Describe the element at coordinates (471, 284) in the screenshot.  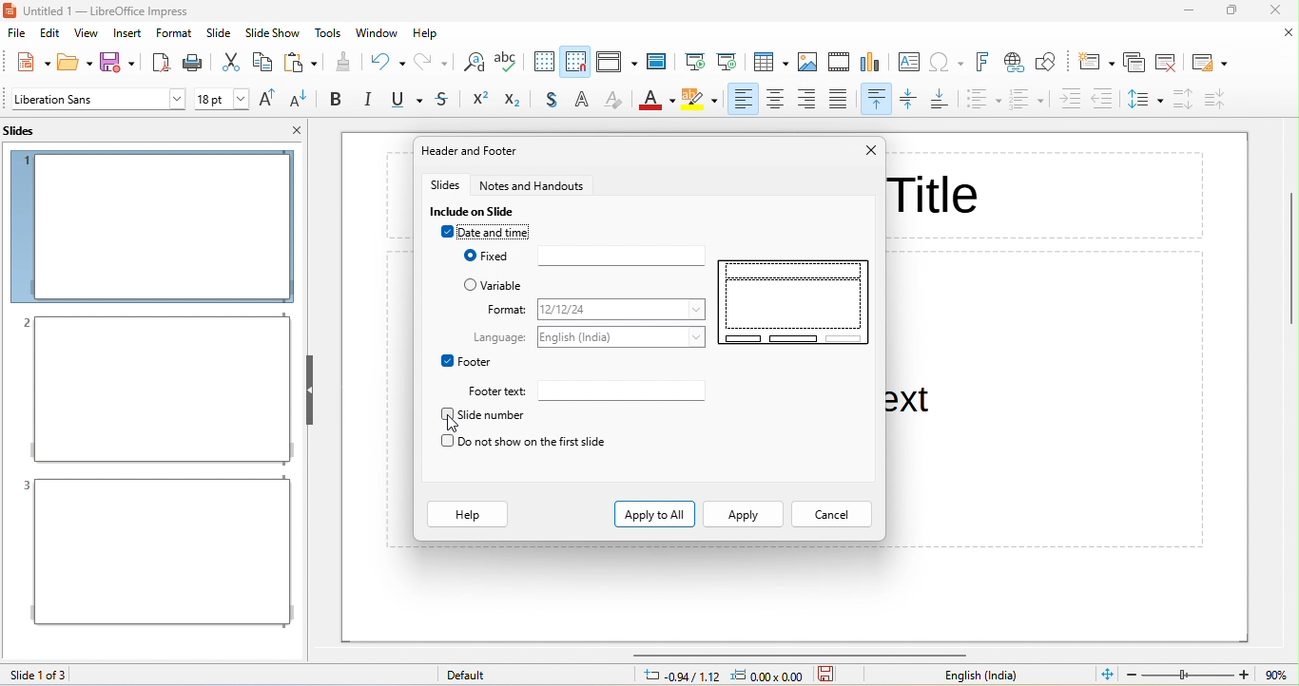
I see `Checkbox` at that location.